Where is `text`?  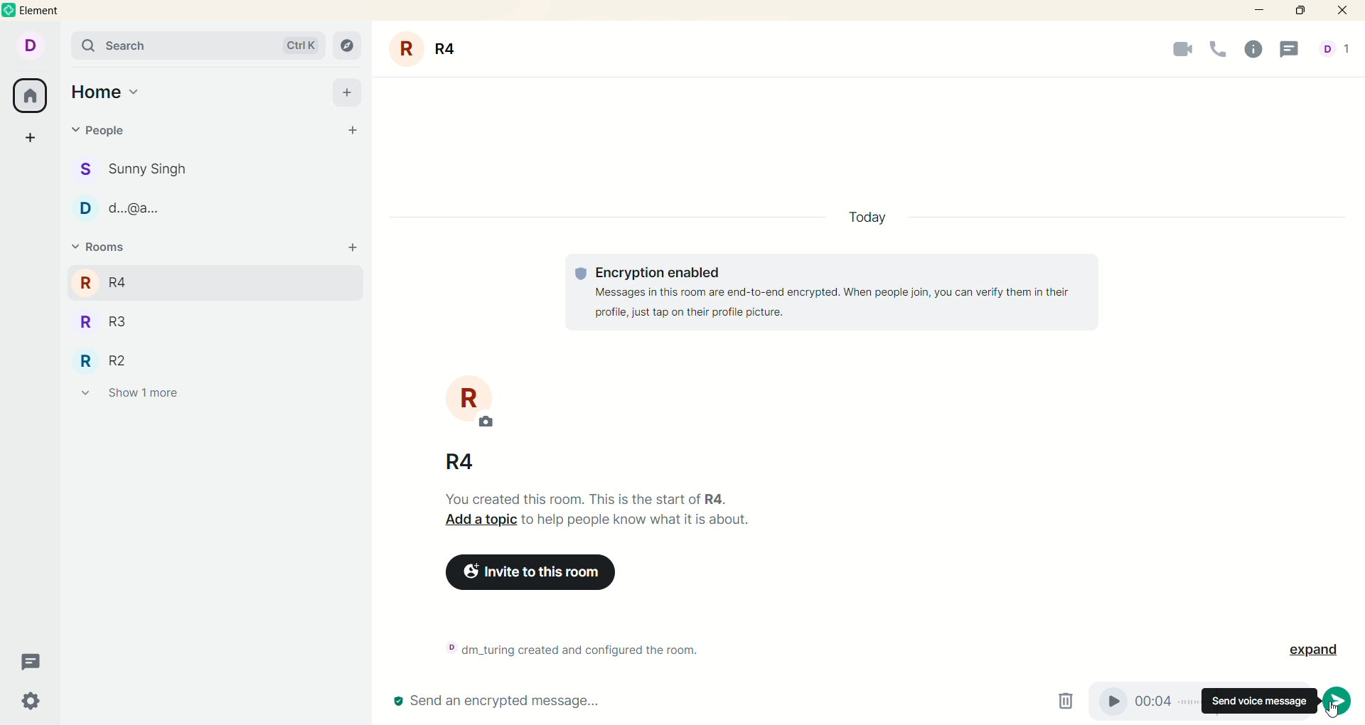 text is located at coordinates (581, 648).